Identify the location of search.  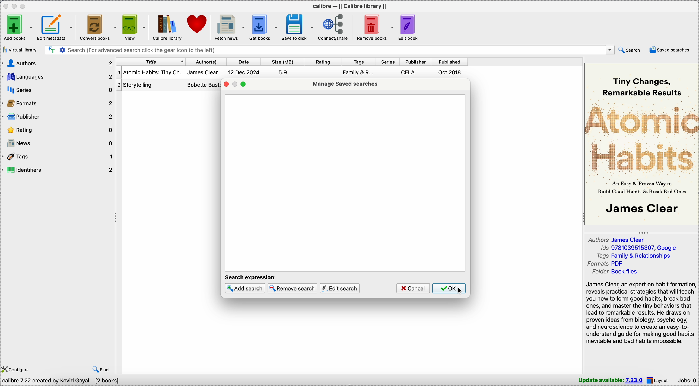
(630, 50).